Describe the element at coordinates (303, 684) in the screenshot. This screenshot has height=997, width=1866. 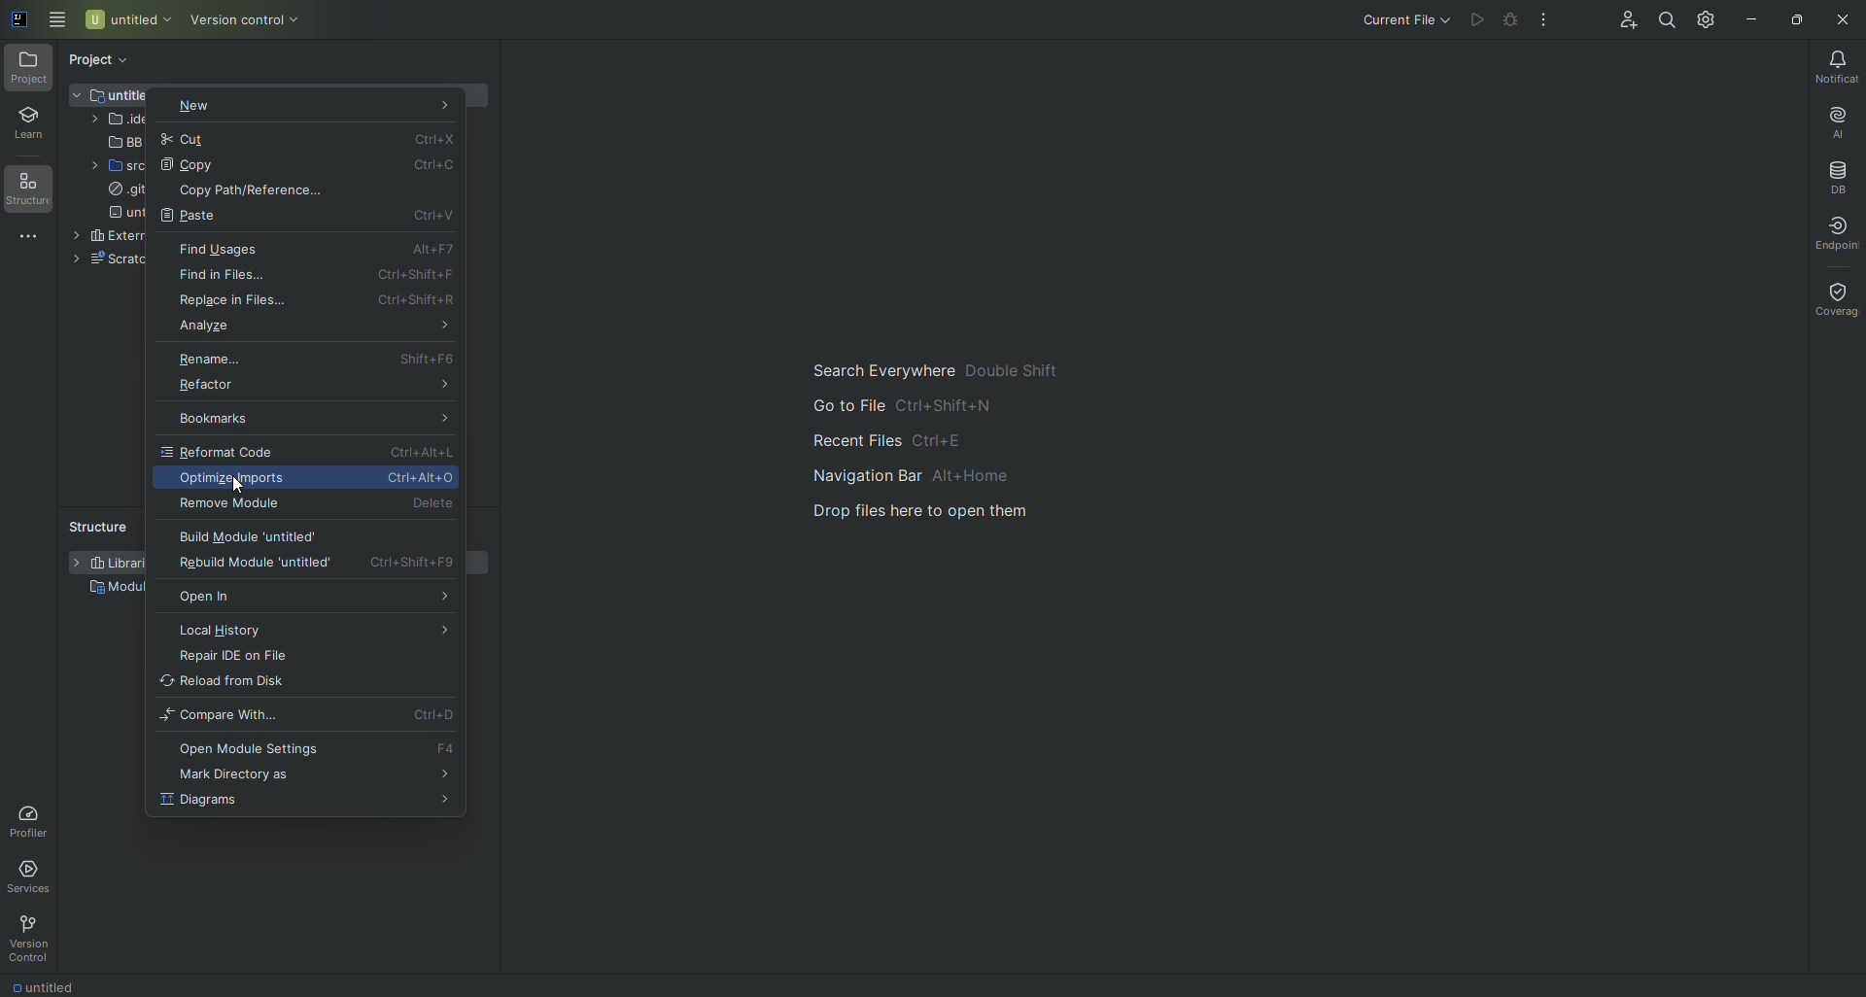
I see `Reload from Disk` at that location.